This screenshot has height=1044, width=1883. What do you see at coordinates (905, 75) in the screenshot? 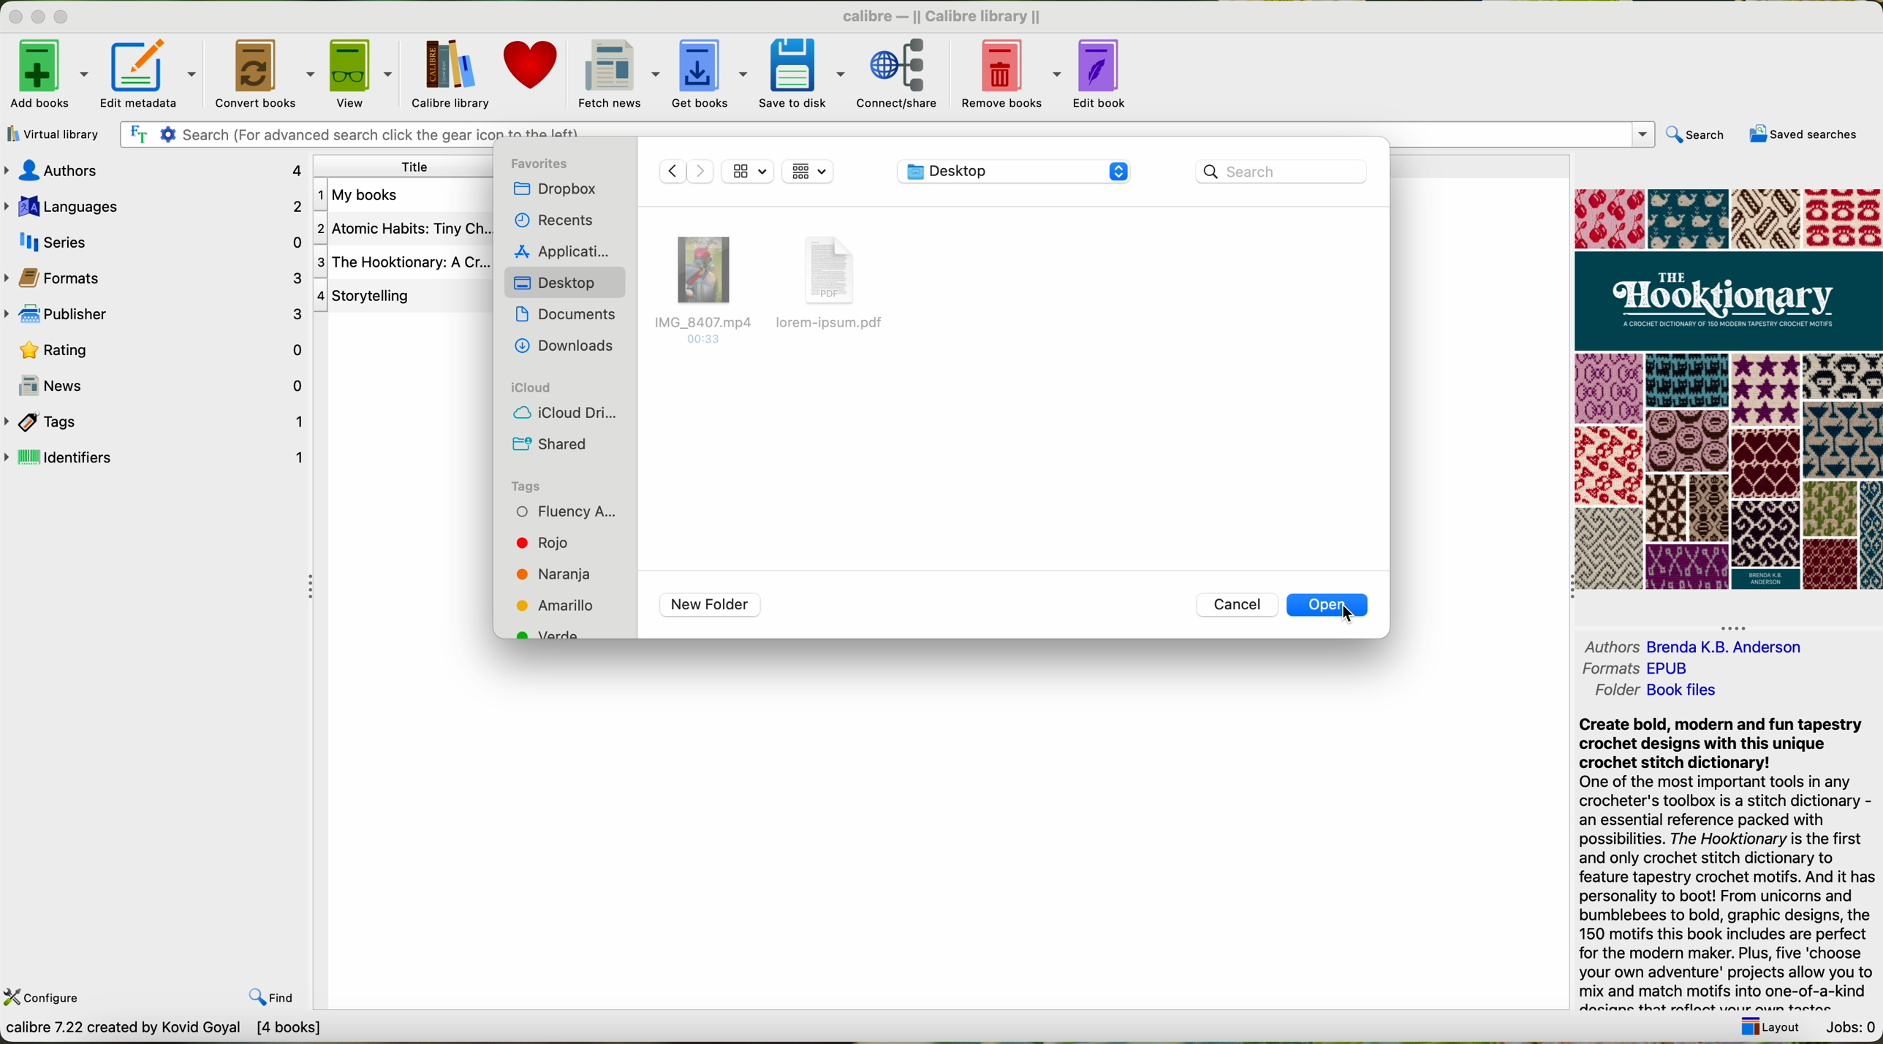
I see `connect share` at bounding box center [905, 75].